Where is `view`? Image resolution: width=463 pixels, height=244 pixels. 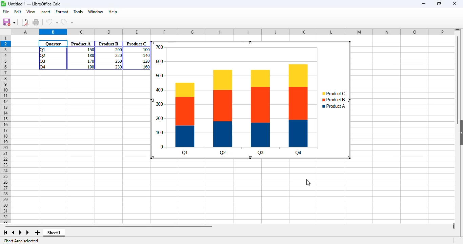 view is located at coordinates (31, 12).